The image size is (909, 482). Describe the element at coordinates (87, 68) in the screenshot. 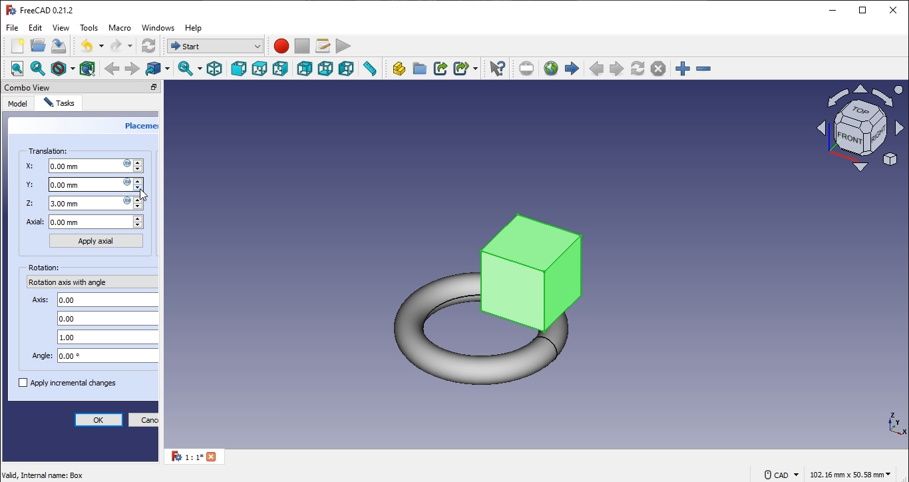

I see `bounding box` at that location.